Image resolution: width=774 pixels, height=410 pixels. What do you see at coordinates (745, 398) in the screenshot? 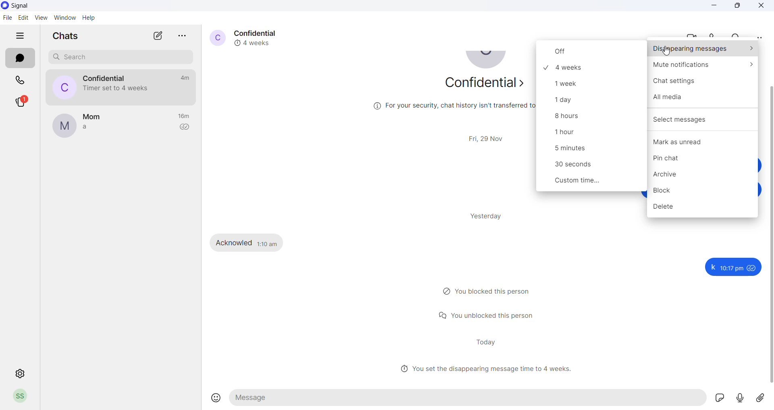
I see `voice recorder` at bounding box center [745, 398].